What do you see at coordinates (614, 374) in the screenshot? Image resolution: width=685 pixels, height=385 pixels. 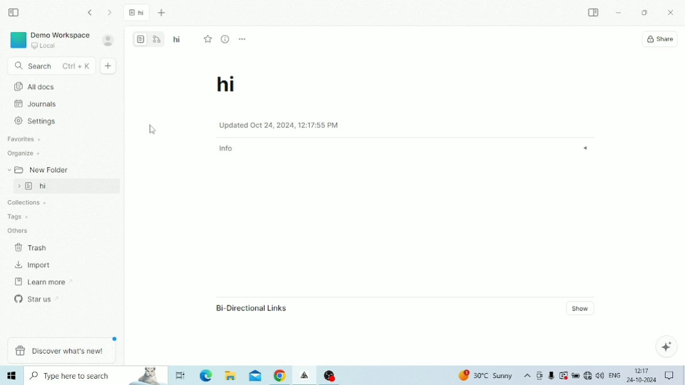 I see `Language` at bounding box center [614, 374].